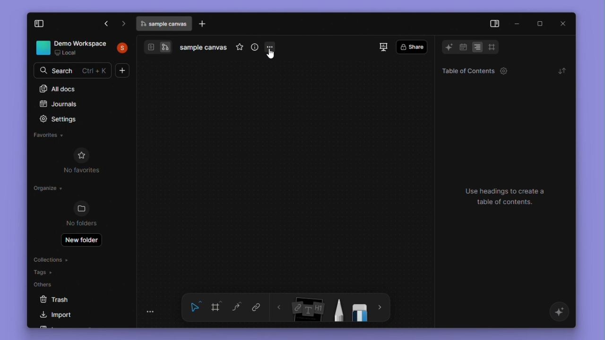 This screenshot has height=340, width=605. I want to click on Favourite, so click(50, 135).